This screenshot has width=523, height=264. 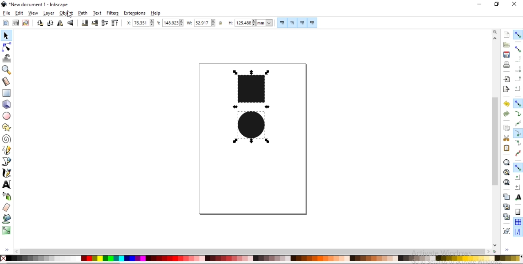 What do you see at coordinates (115, 23) in the screenshot?
I see `raise selection to top` at bounding box center [115, 23].